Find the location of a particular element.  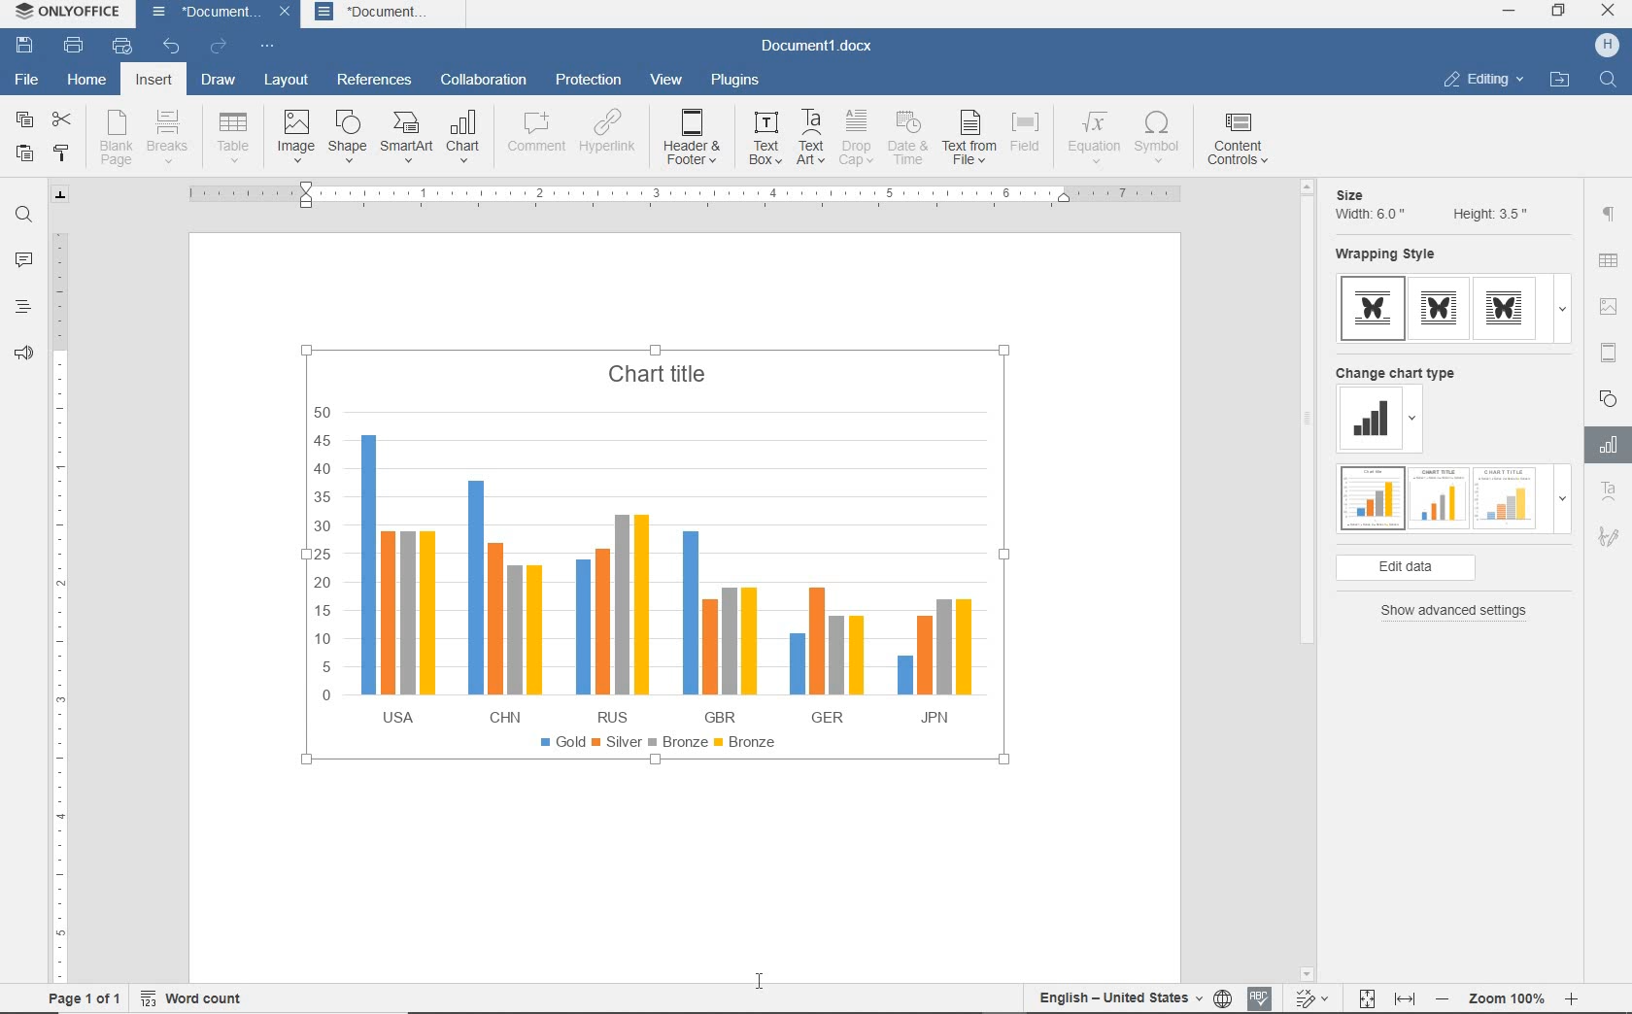

comments is located at coordinates (24, 262).